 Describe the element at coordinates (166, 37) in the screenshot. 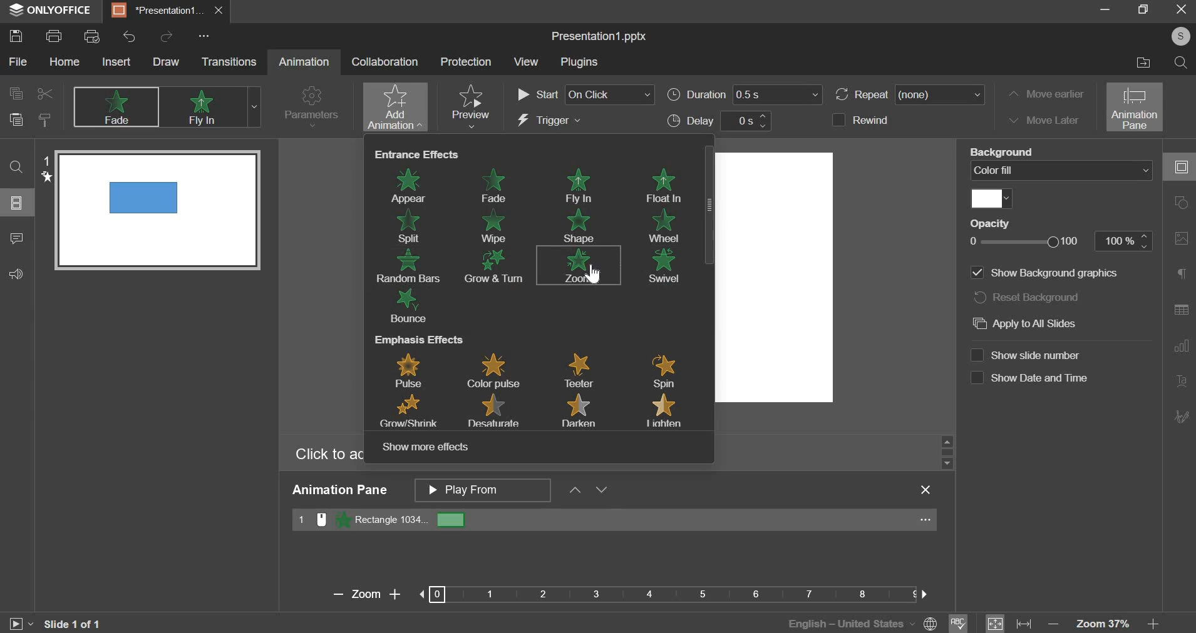

I see `redo` at that location.